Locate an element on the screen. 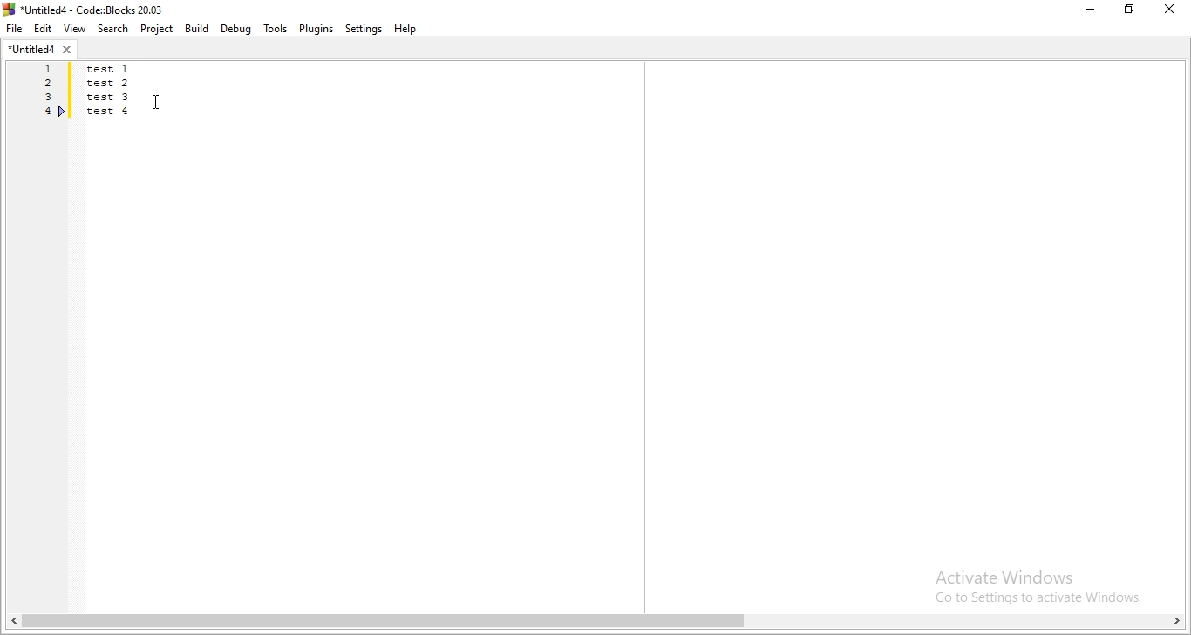 The width and height of the screenshot is (1191, 635). Tools  is located at coordinates (274, 28).